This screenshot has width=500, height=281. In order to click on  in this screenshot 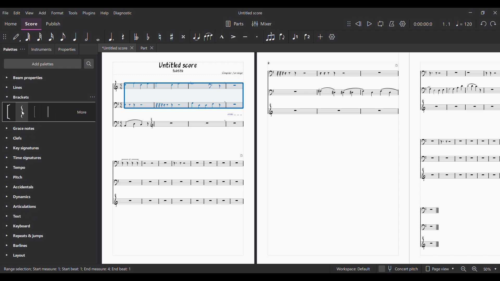, I will do `click(179, 163)`.